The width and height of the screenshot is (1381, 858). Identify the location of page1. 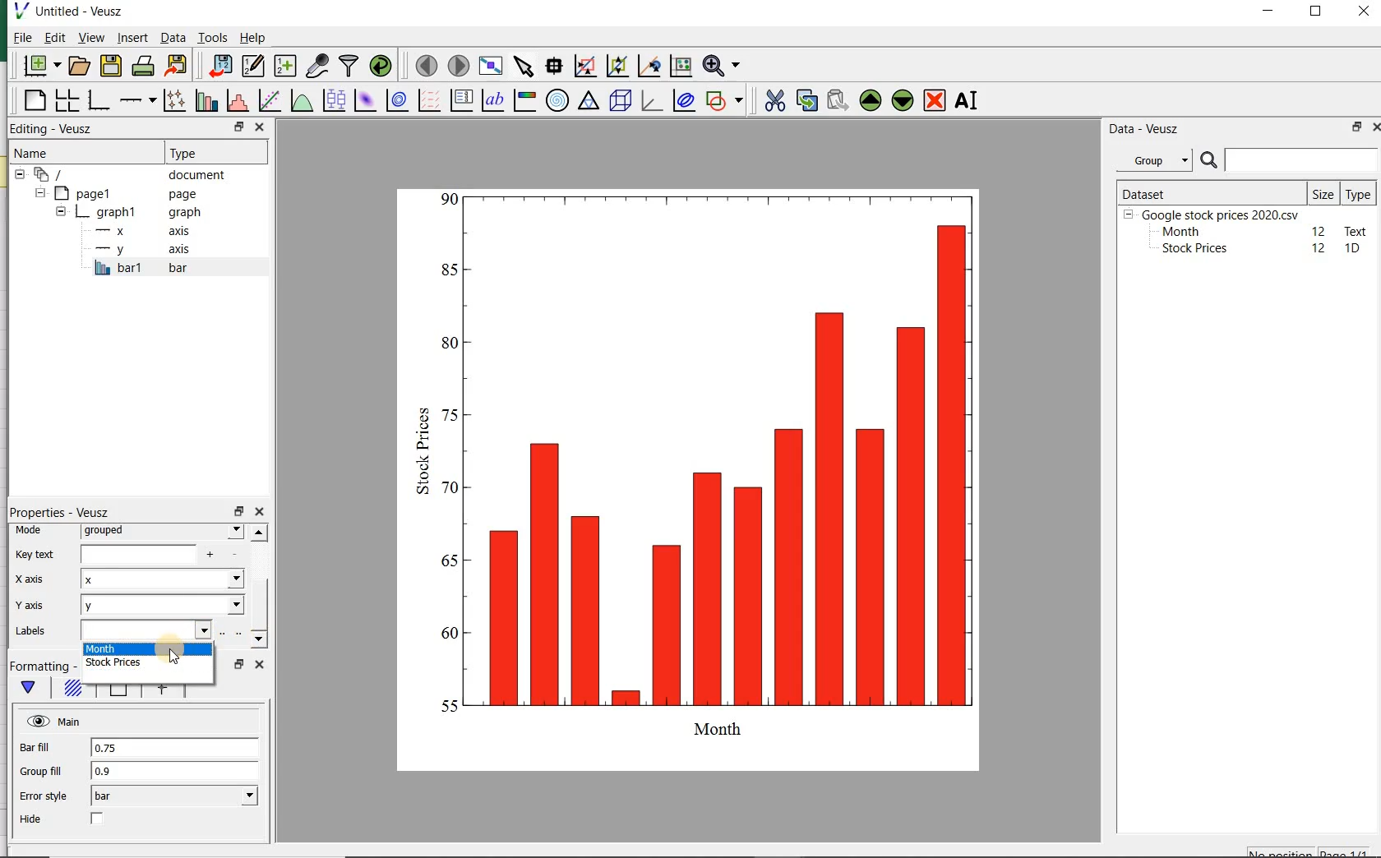
(119, 194).